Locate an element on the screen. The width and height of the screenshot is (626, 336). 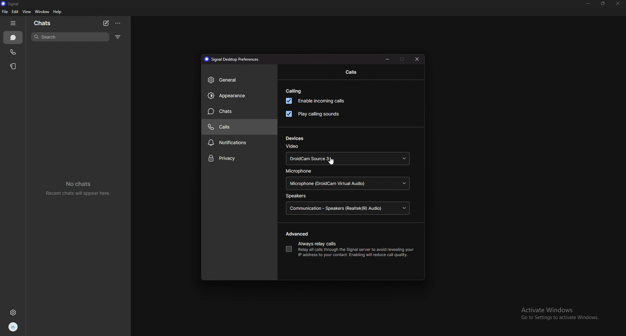
info is located at coordinates (356, 252).